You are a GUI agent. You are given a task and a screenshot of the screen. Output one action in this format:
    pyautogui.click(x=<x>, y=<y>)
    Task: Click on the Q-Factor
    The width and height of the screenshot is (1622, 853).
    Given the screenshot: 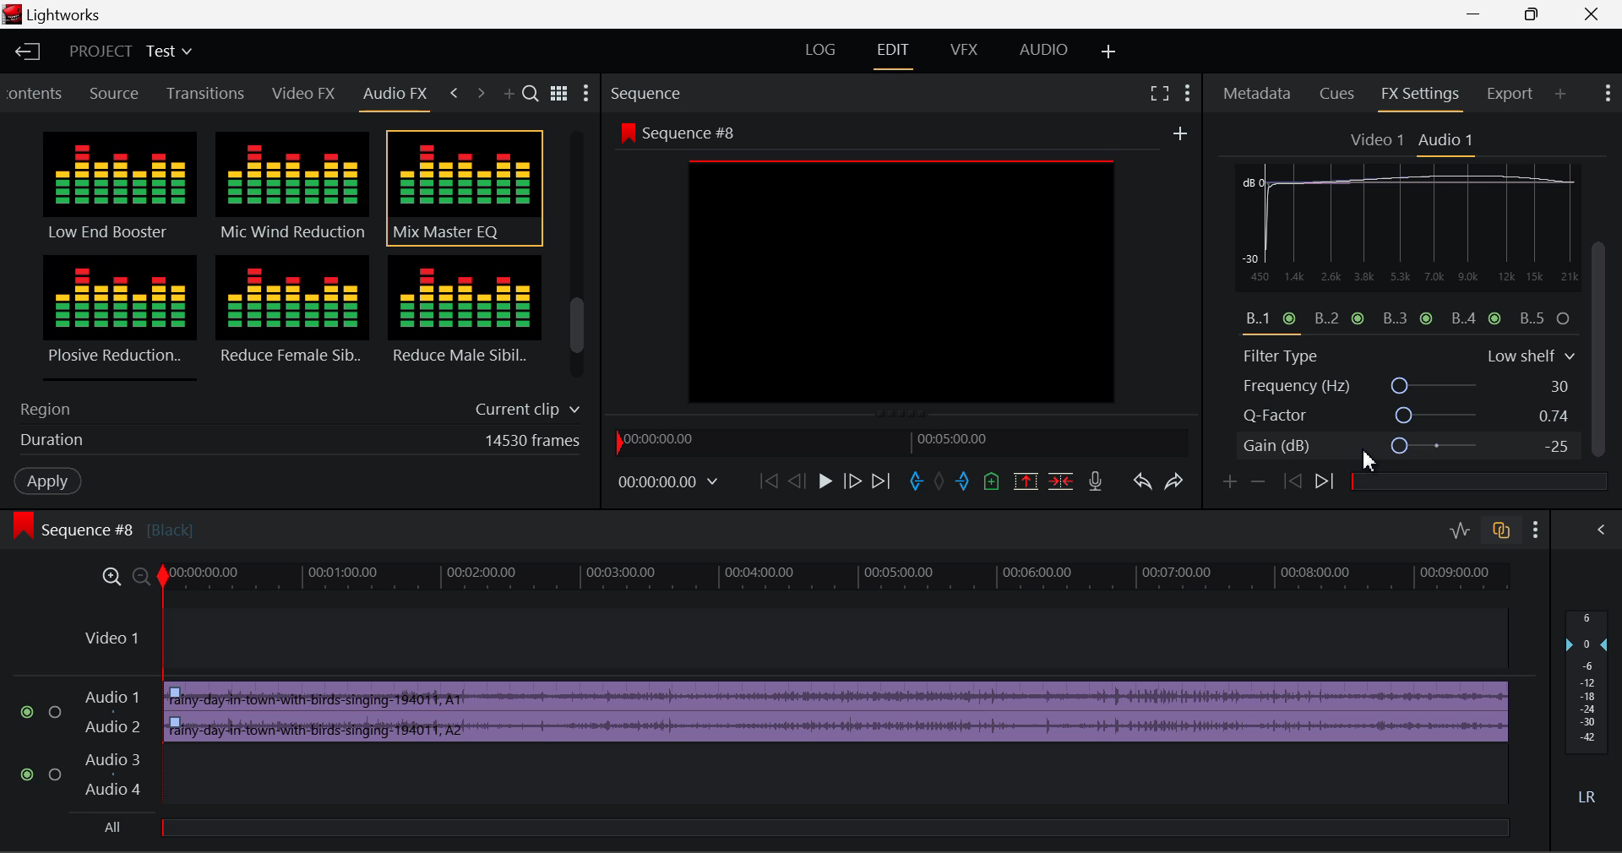 What is the action you would take?
    pyautogui.click(x=1409, y=416)
    